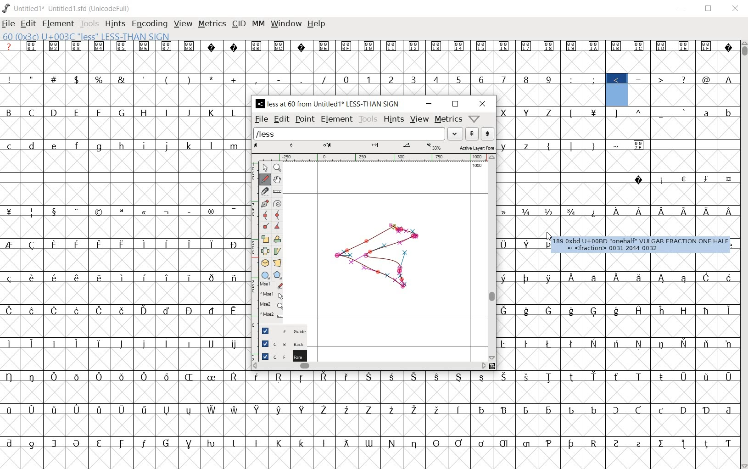  Describe the element at coordinates (124, 162) in the screenshot. I see `empty cells` at that location.